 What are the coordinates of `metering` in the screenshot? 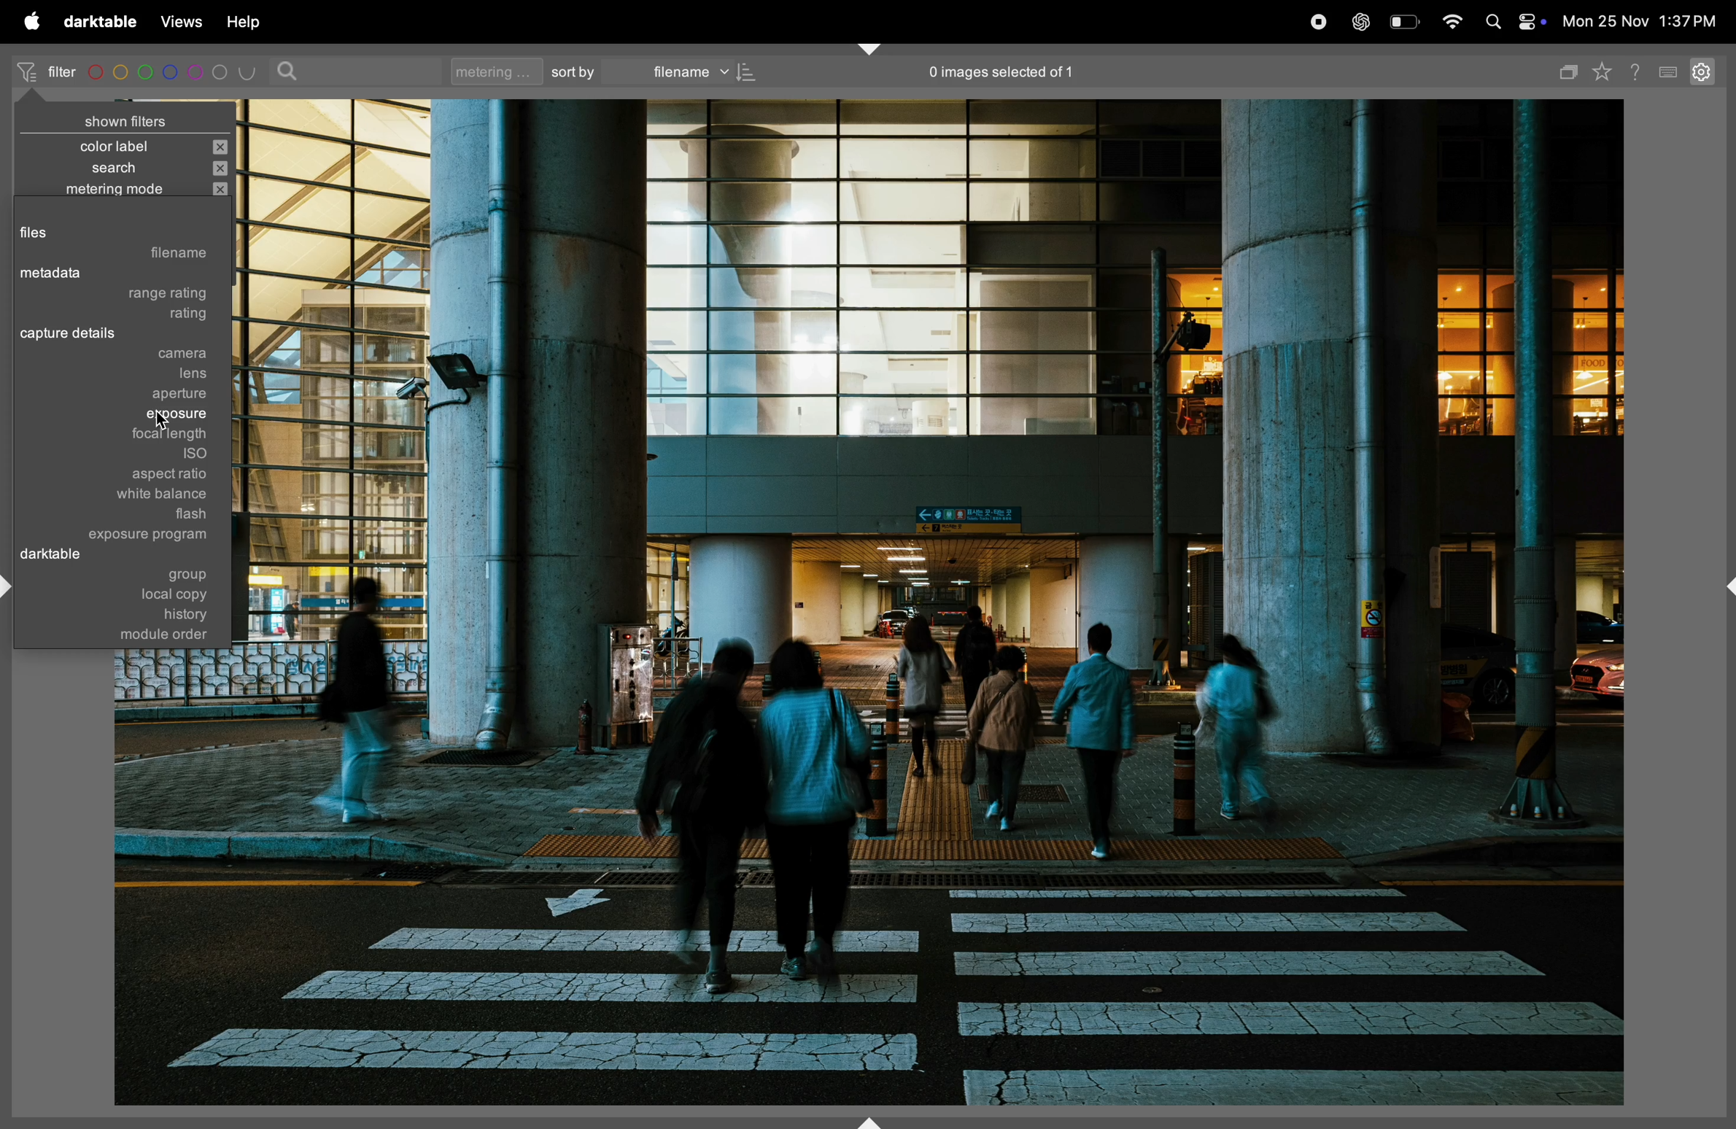 It's located at (492, 71).